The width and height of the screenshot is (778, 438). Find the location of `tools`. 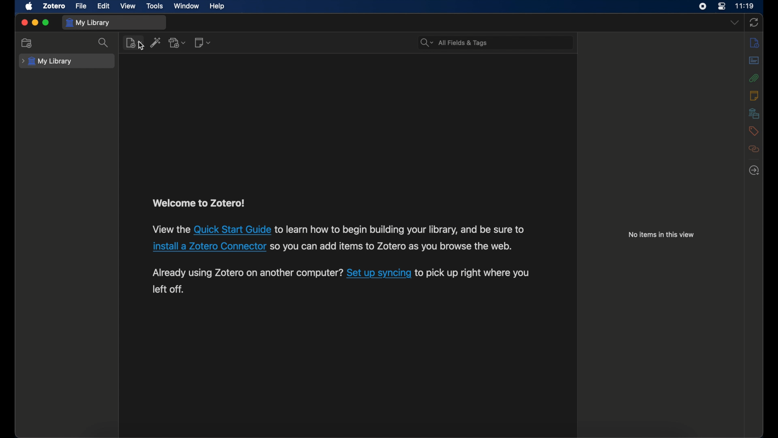

tools is located at coordinates (155, 5).